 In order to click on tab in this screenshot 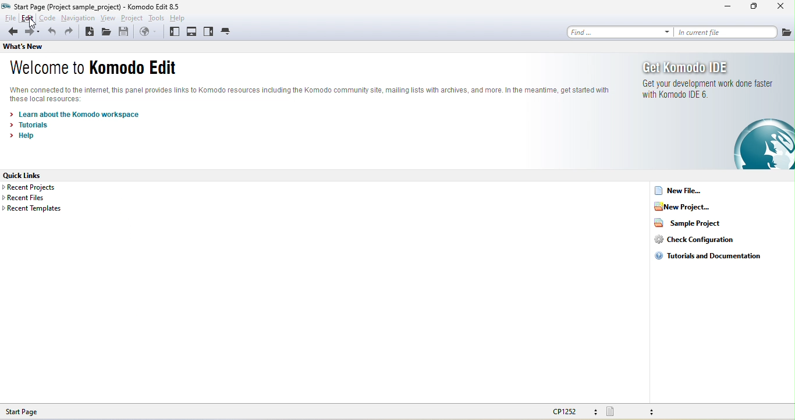, I will do `click(228, 31)`.